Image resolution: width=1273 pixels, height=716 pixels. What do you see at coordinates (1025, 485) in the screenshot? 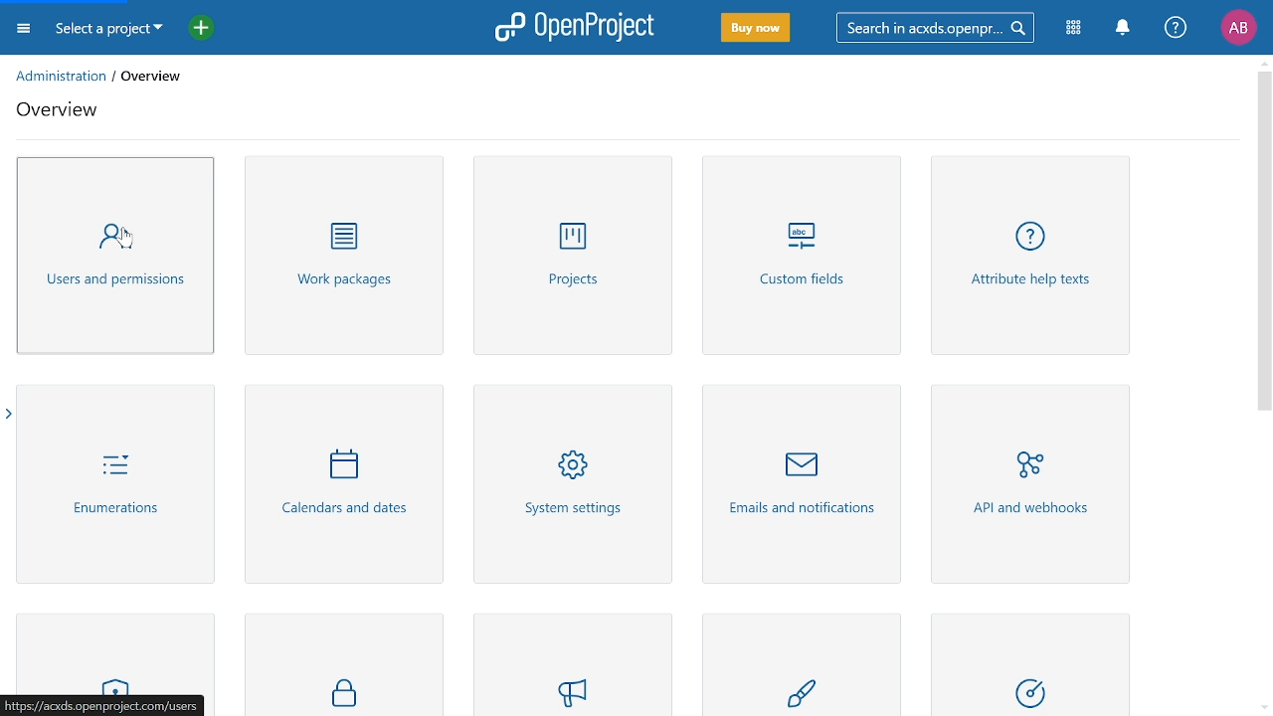
I see `API and webhooks` at bounding box center [1025, 485].